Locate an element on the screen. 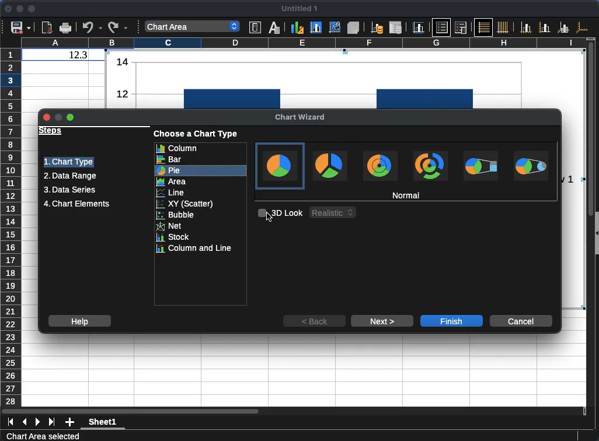 The image size is (599, 441). Horizontal slide bar is located at coordinates (130, 411).